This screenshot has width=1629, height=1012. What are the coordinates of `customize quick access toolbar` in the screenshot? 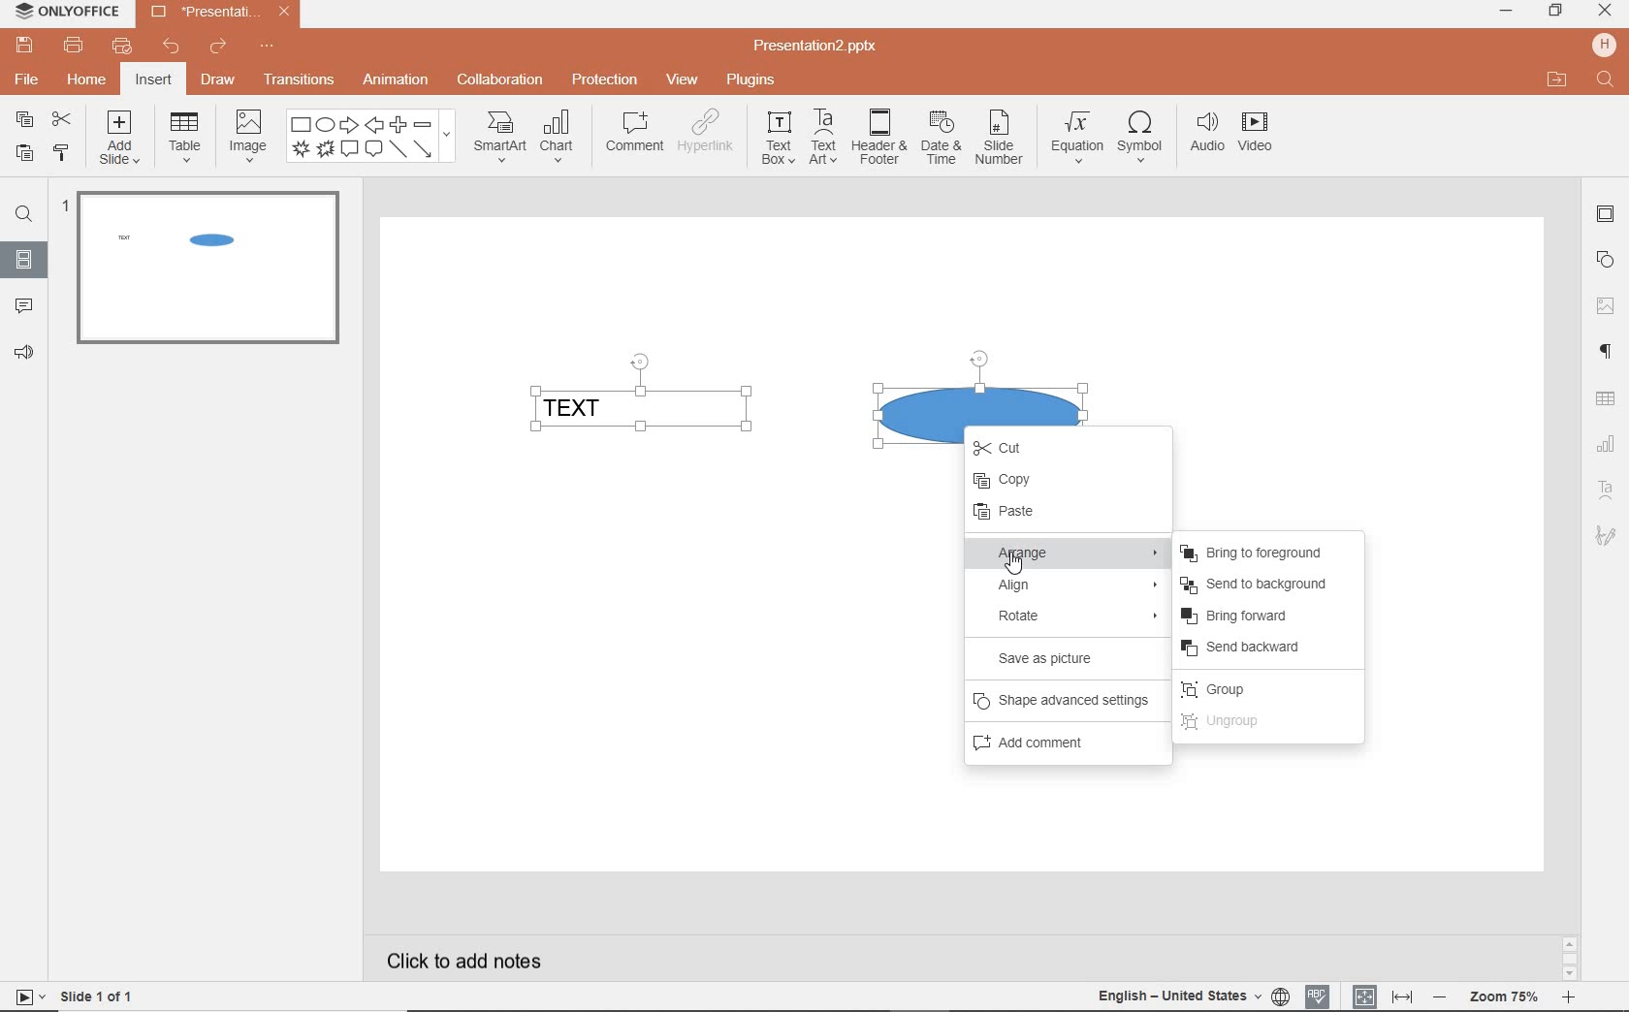 It's located at (266, 47).